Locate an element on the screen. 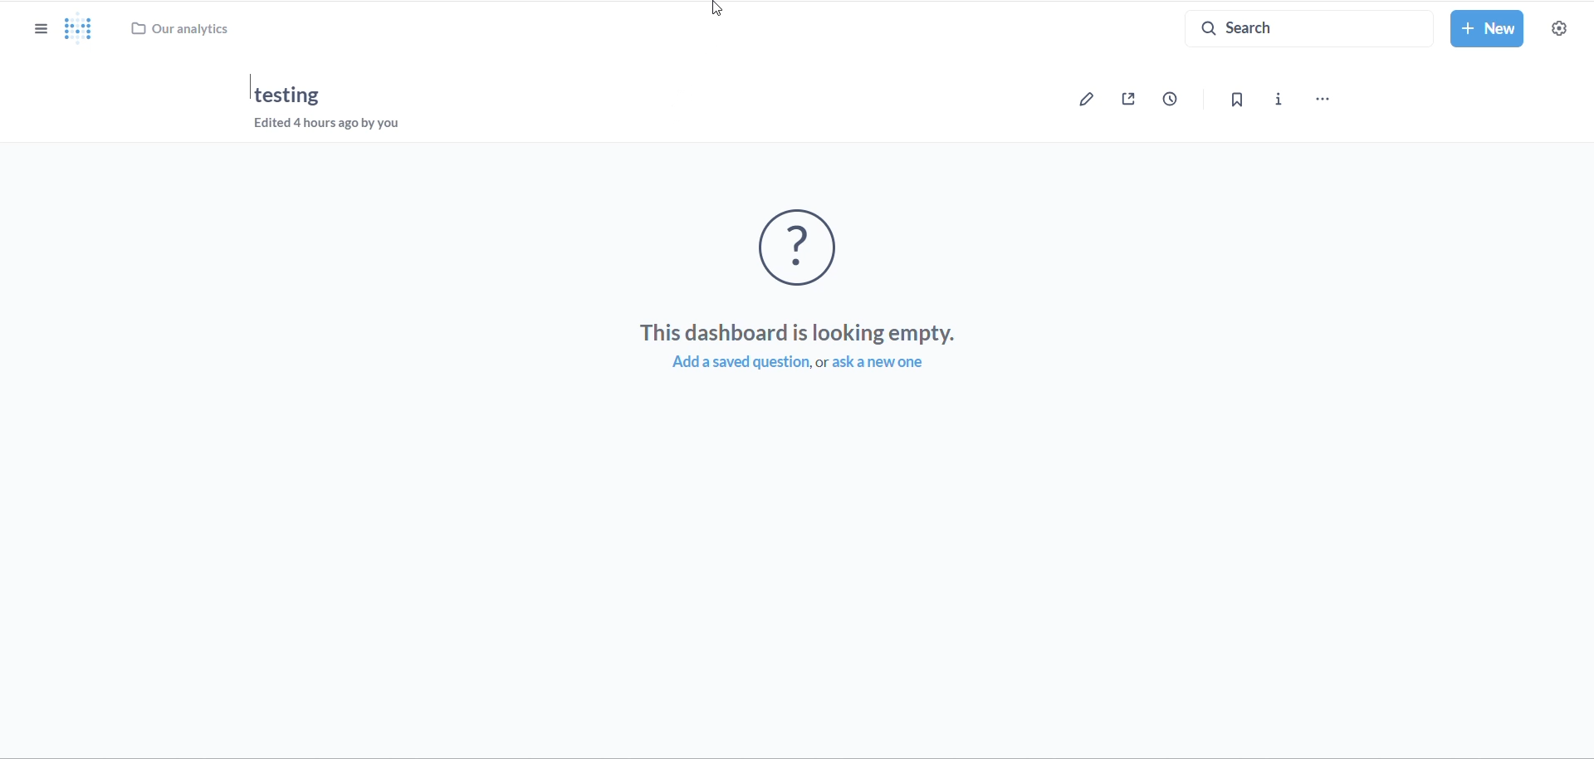 Image resolution: width=1594 pixels, height=759 pixels. bookmark is located at coordinates (1238, 100).